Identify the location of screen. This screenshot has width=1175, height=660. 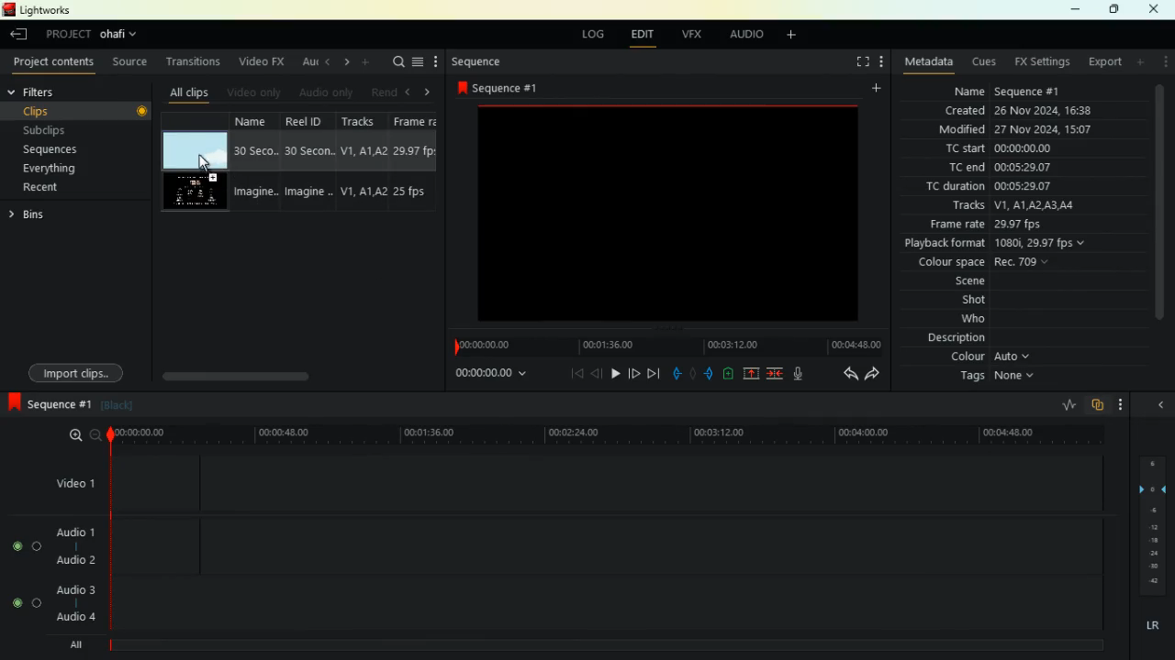
(859, 63).